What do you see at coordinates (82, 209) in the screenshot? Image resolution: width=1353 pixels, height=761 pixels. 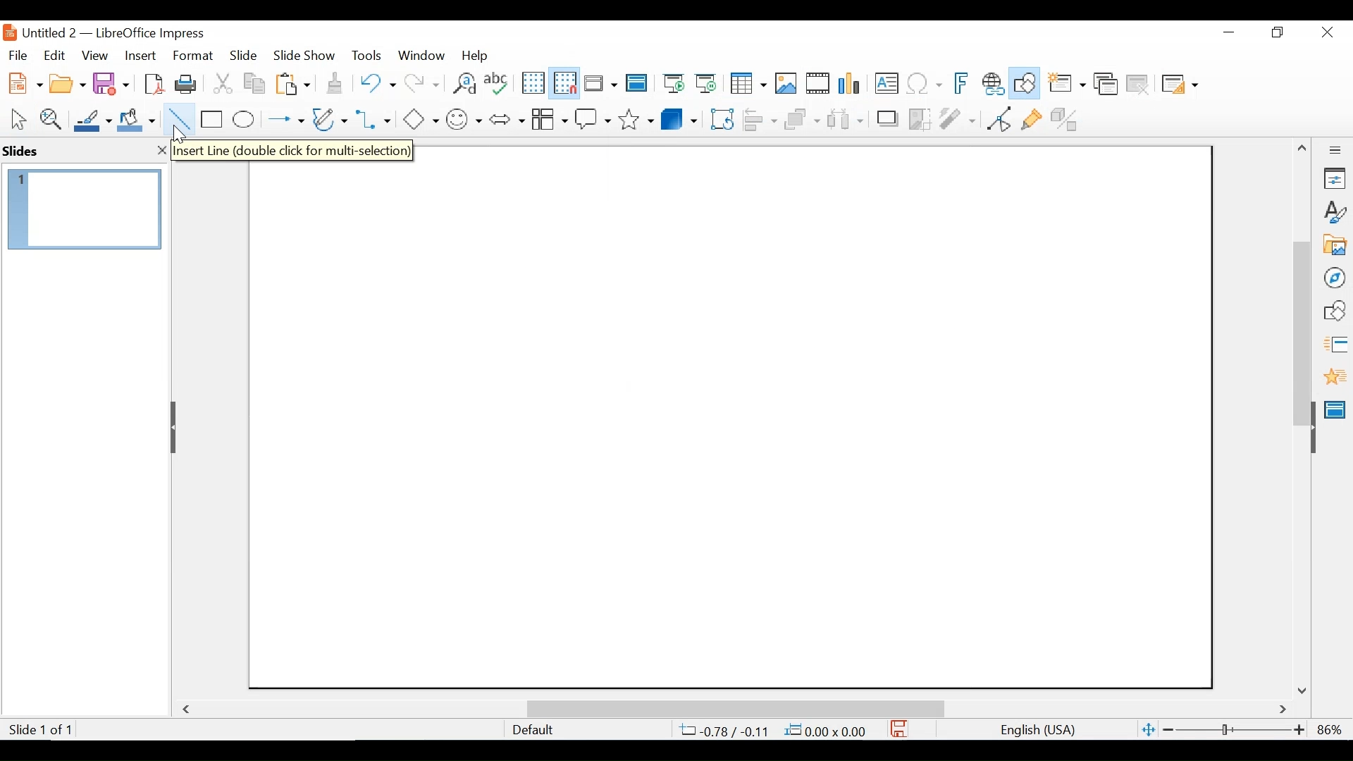 I see `Slide Preview` at bounding box center [82, 209].